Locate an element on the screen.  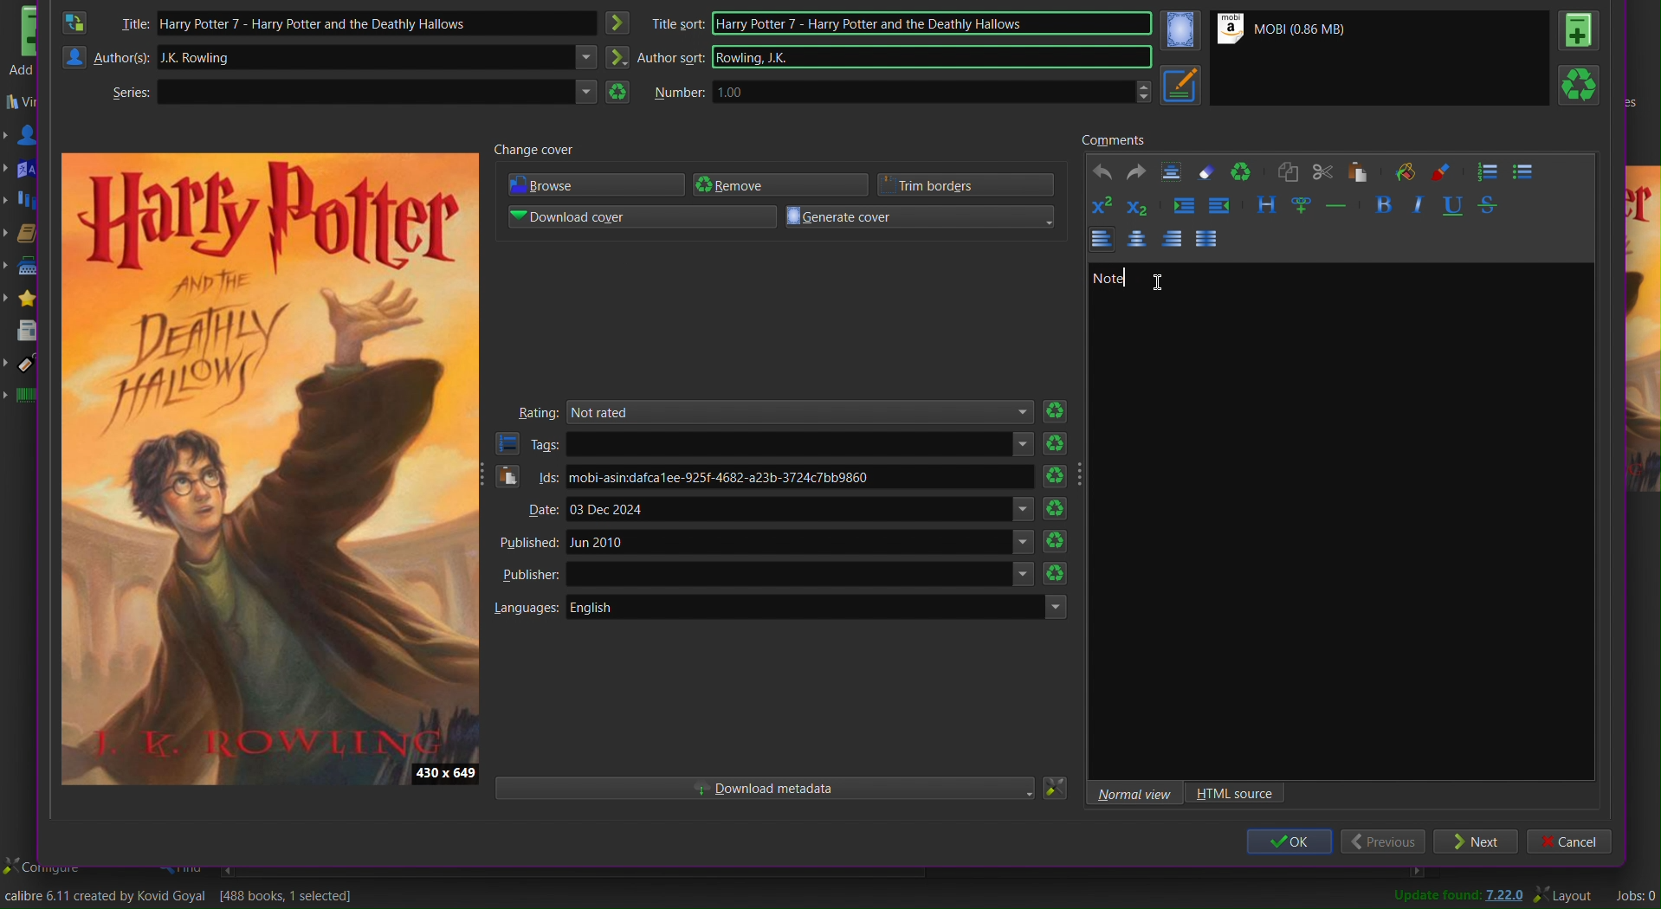
Cancel is located at coordinates (1574, 842).